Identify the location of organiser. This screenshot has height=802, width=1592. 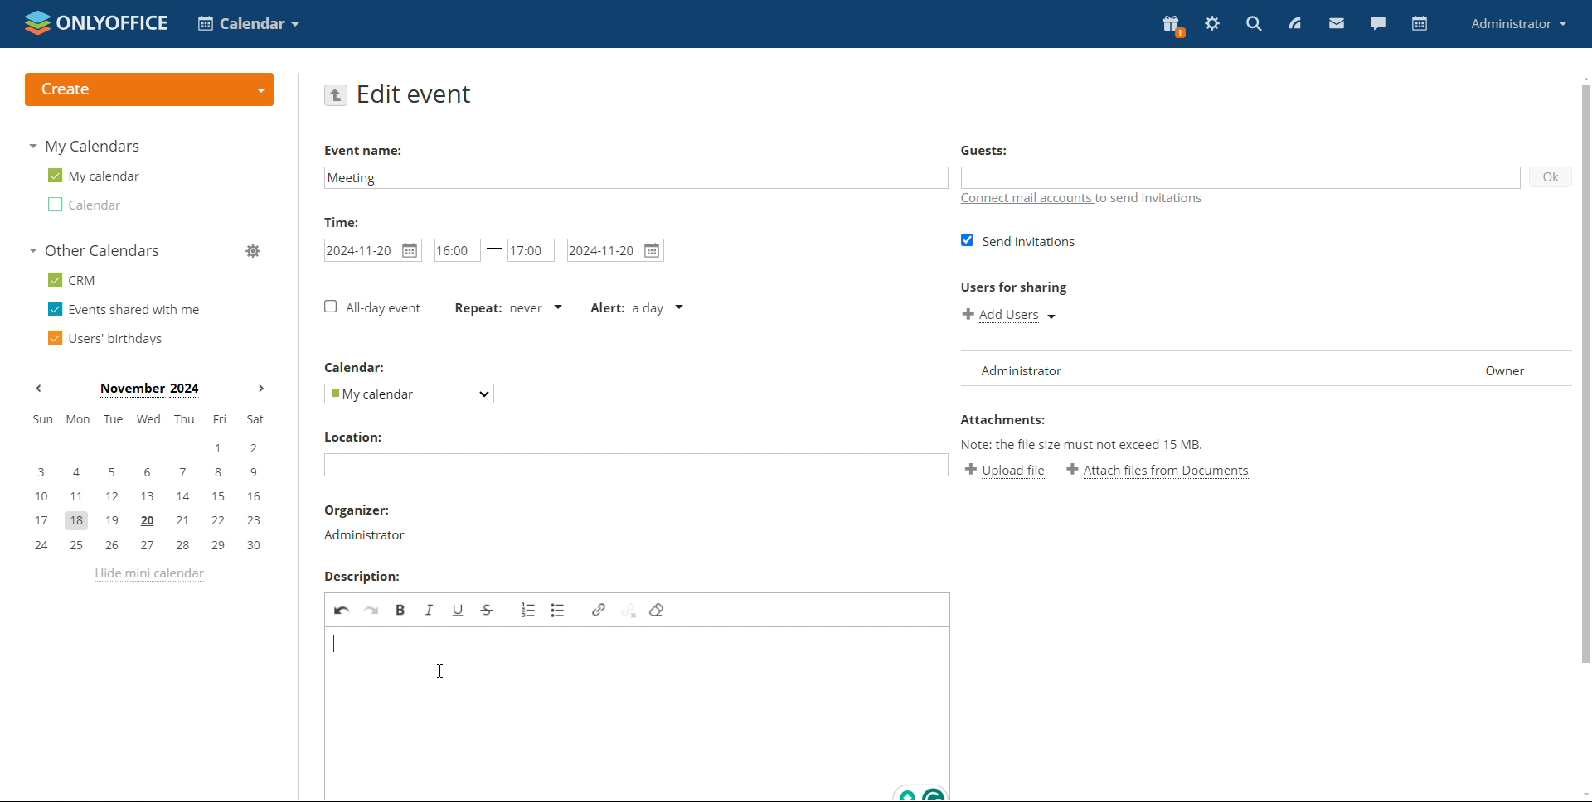
(363, 535).